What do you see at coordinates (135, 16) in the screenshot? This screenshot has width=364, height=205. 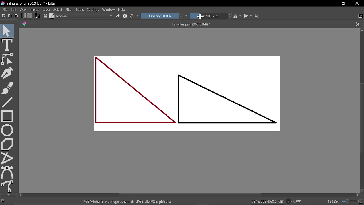 I see `Refresh` at bounding box center [135, 16].